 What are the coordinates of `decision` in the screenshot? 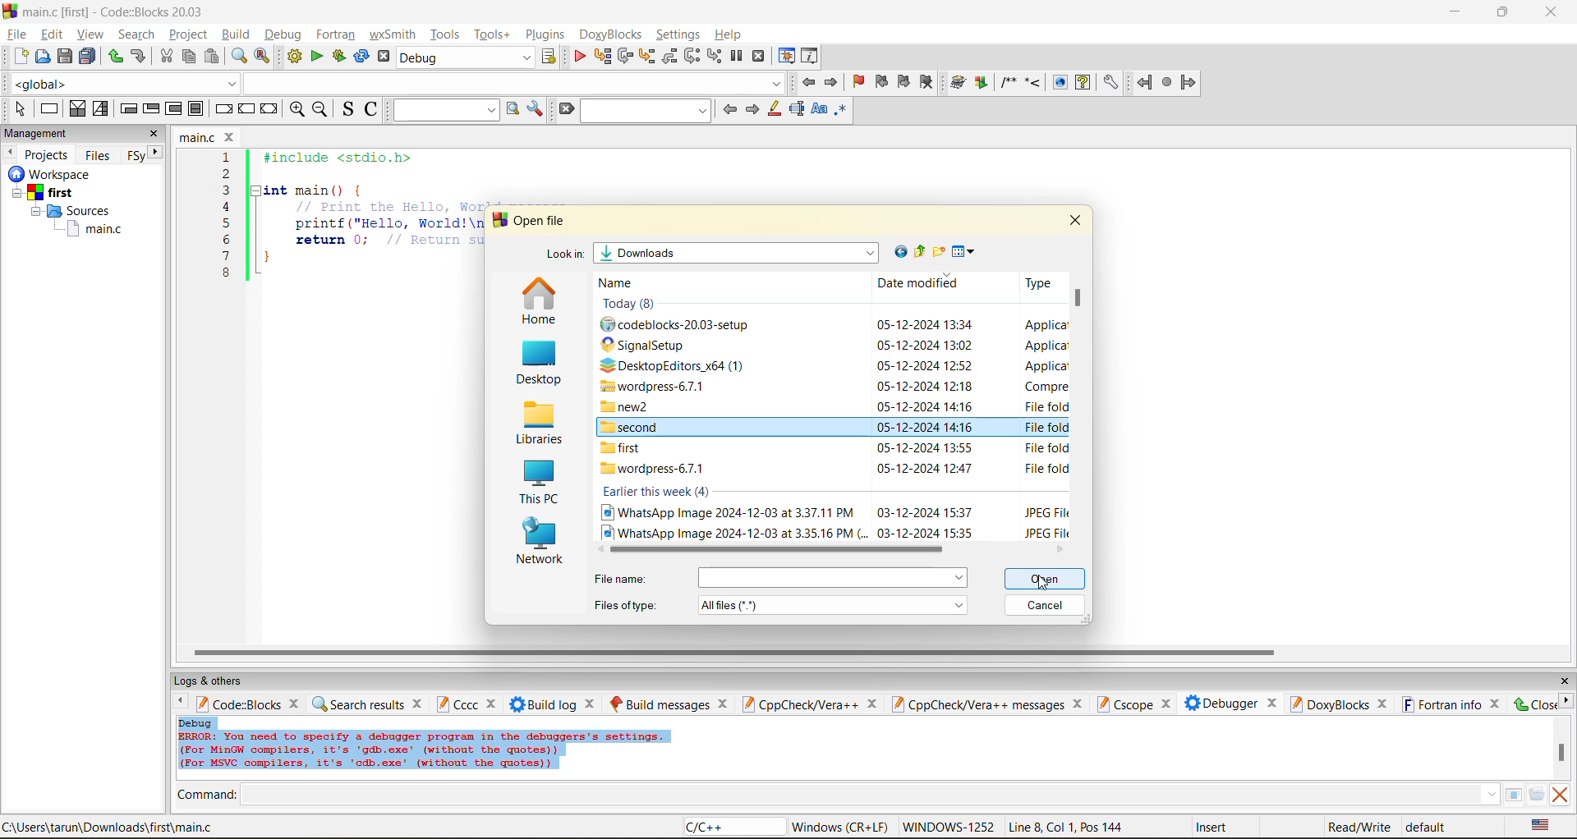 It's located at (76, 108).